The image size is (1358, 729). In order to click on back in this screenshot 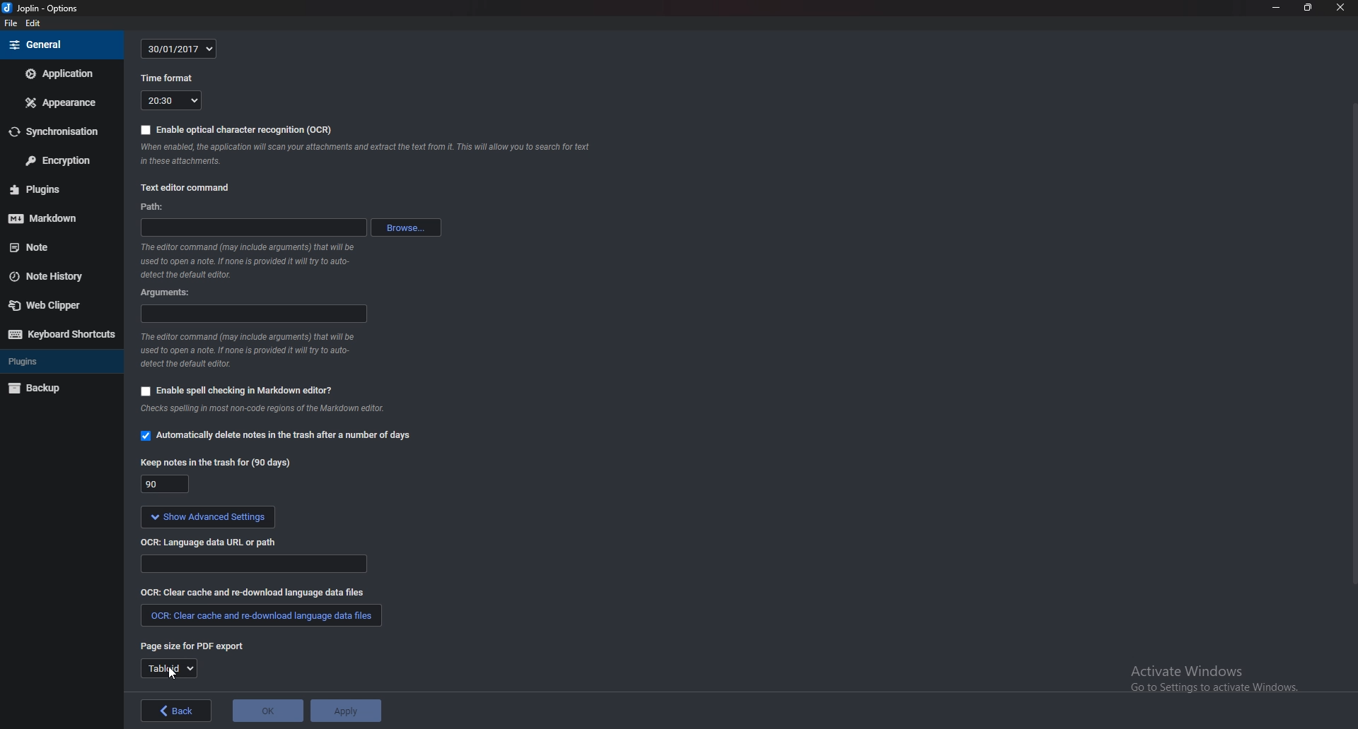, I will do `click(176, 711)`.